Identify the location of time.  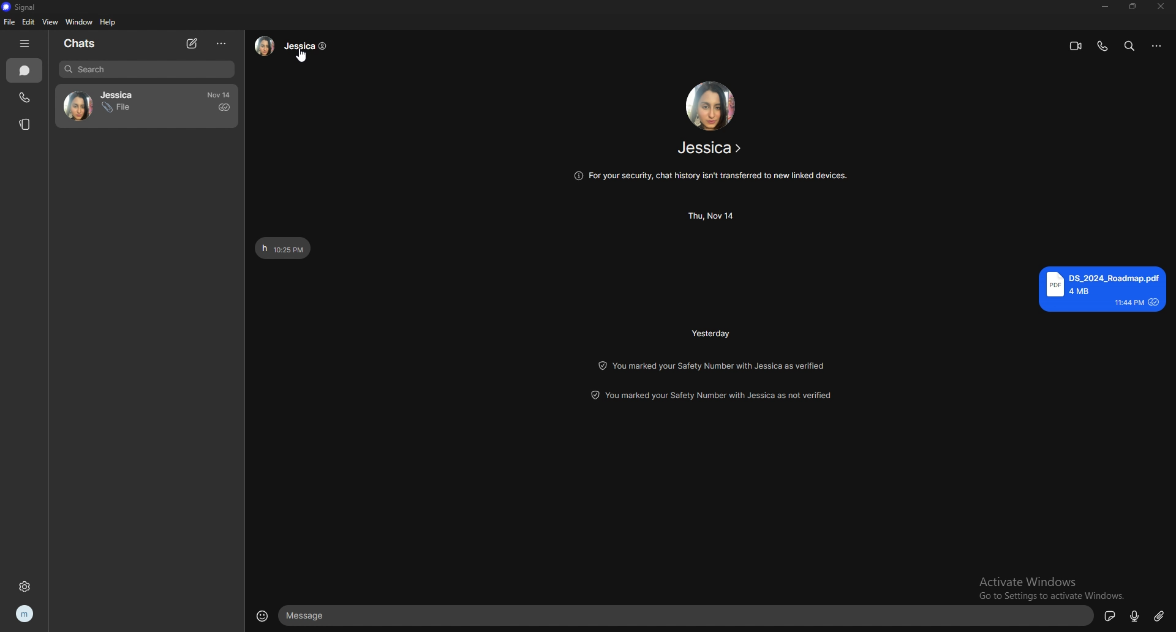
(710, 216).